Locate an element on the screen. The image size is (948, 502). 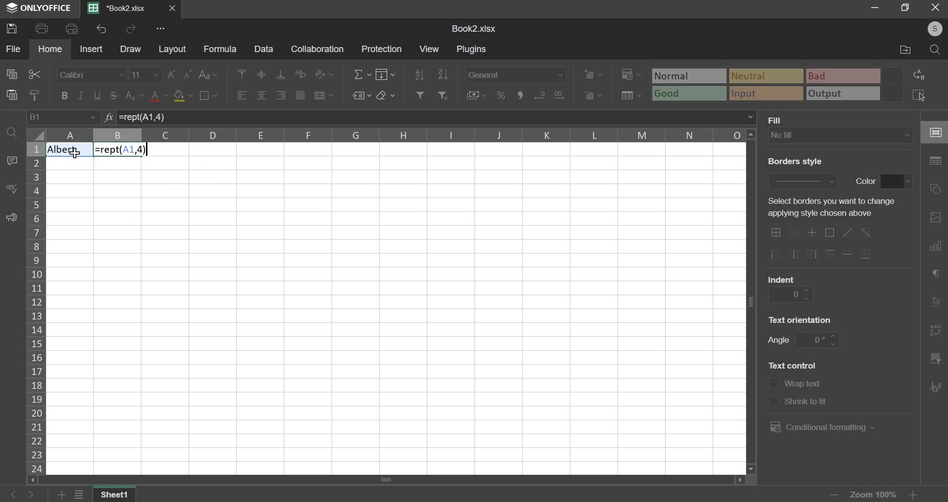
sum is located at coordinates (362, 75).